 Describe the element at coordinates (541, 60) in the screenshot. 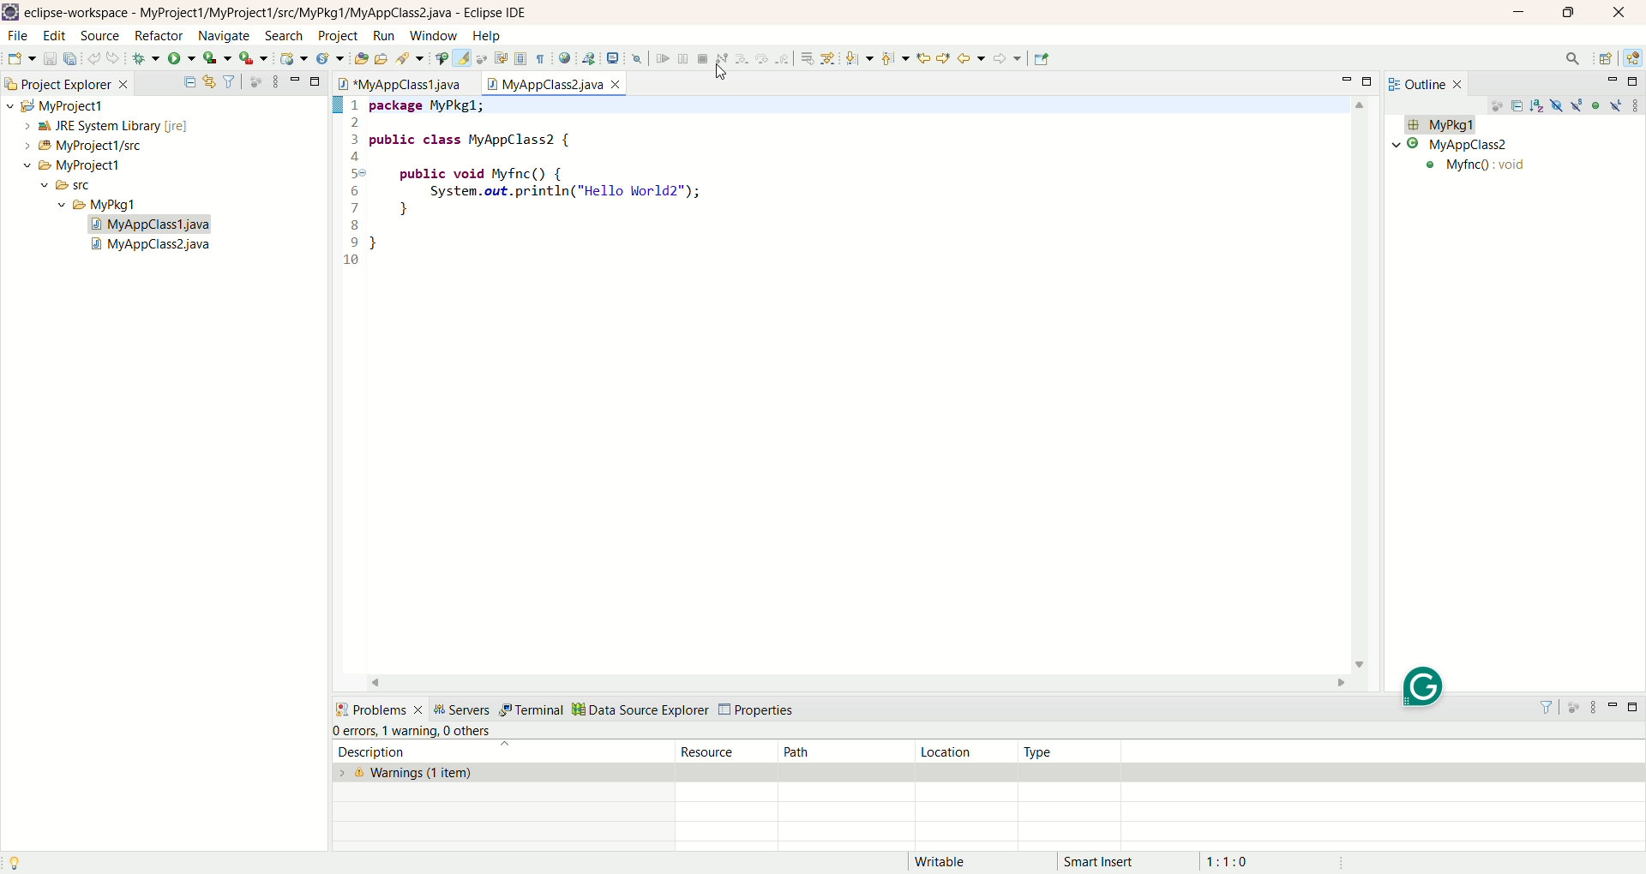

I see `show whitespace character` at that location.